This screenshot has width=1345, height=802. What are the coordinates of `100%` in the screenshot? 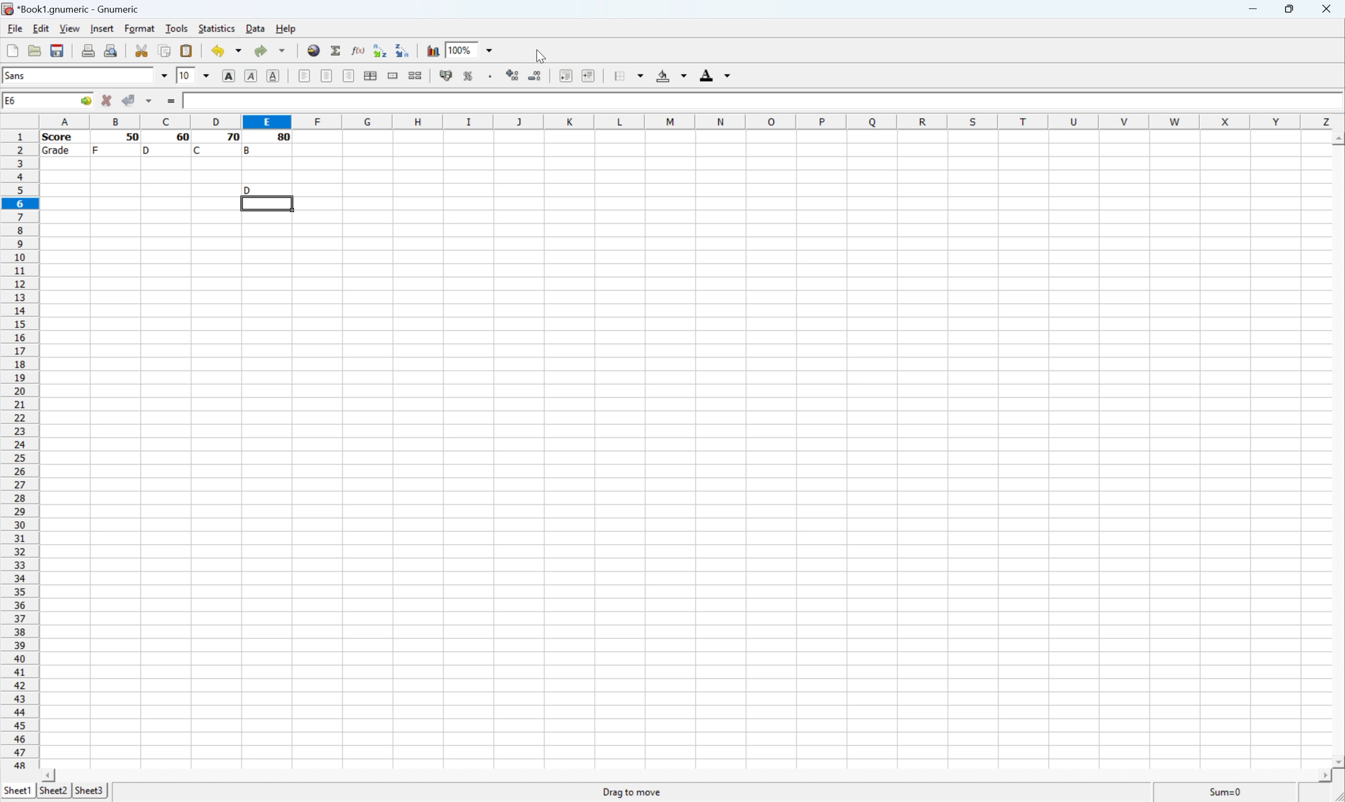 It's located at (462, 50).